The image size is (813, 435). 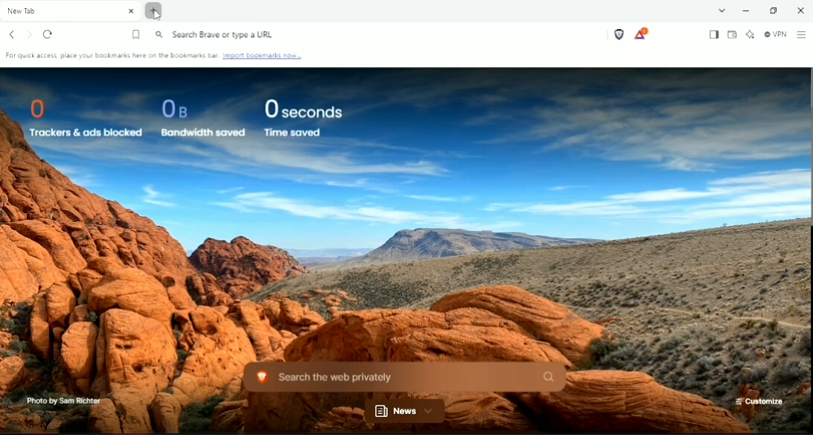 I want to click on Restore down, so click(x=773, y=10).